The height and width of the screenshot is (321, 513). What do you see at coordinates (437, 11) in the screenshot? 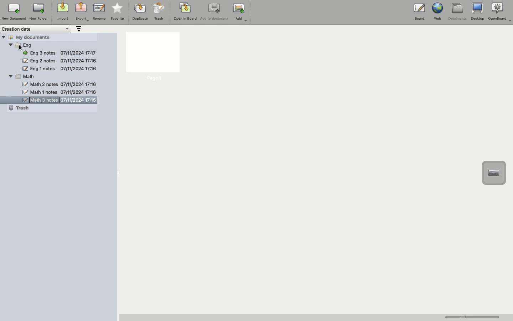
I see `Web` at bounding box center [437, 11].